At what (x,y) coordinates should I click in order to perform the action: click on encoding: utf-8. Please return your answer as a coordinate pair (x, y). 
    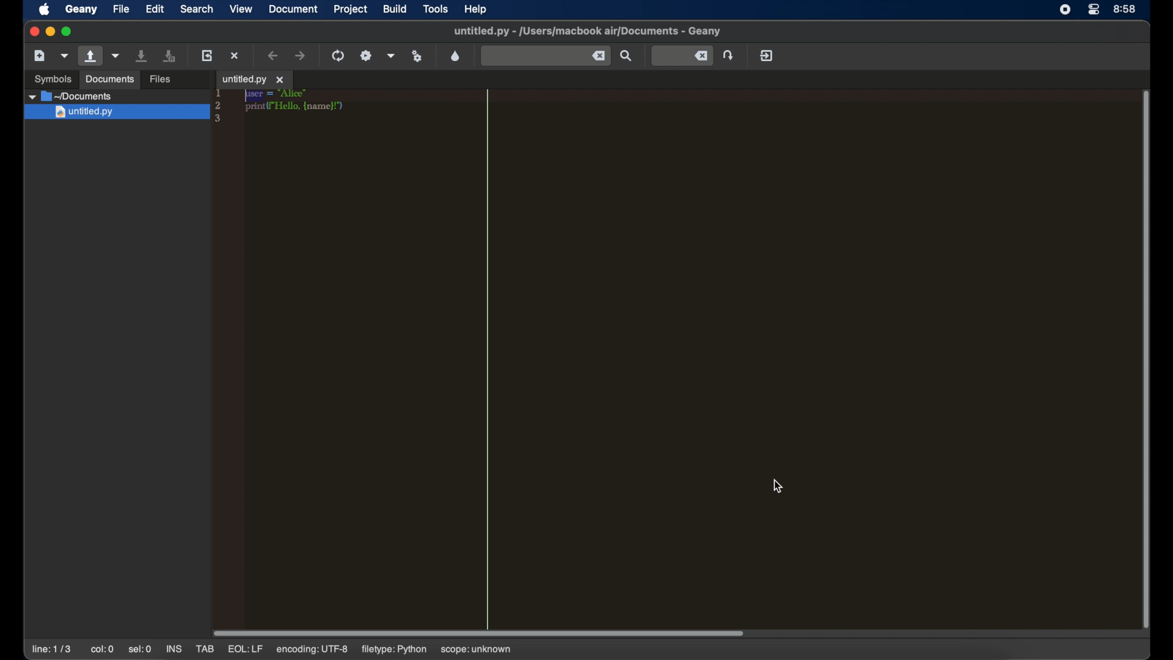
    Looking at the image, I should click on (312, 650).